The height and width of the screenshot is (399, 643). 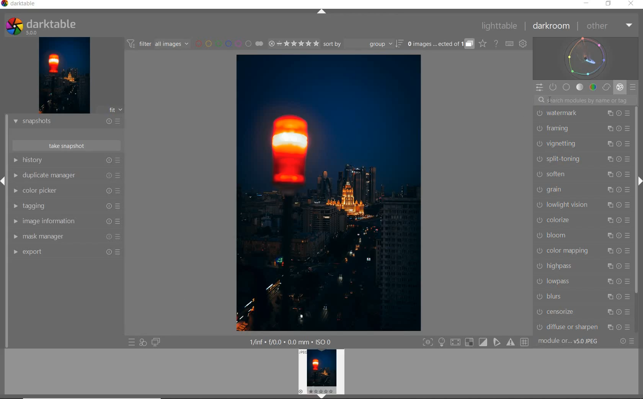 What do you see at coordinates (119, 222) in the screenshot?
I see `Preset and reset` at bounding box center [119, 222].